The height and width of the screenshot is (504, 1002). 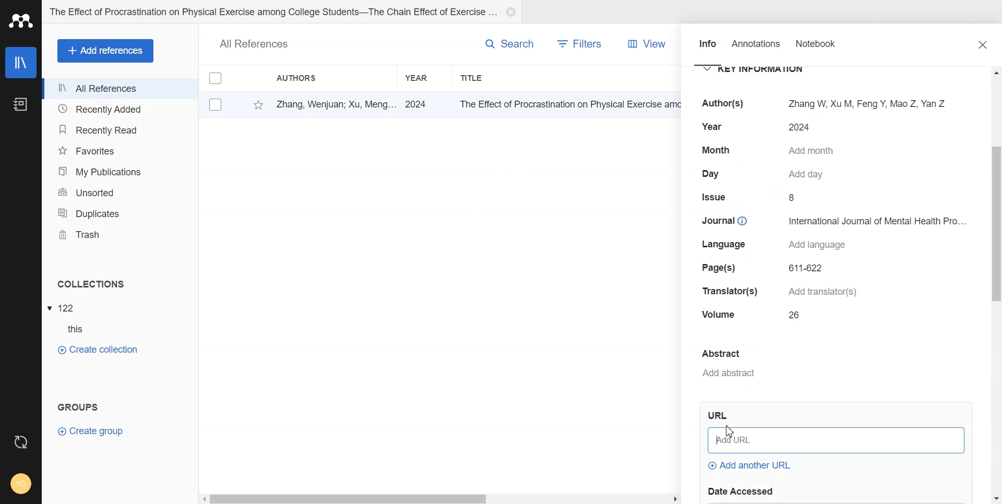 I want to click on Recently Added, so click(x=118, y=110).